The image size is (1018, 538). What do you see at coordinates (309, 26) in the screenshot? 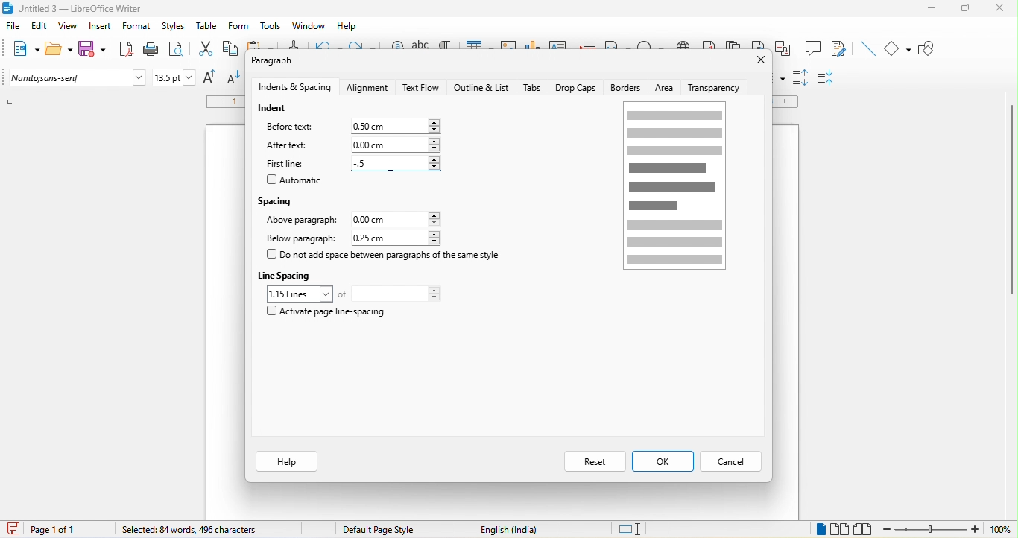
I see `window` at bounding box center [309, 26].